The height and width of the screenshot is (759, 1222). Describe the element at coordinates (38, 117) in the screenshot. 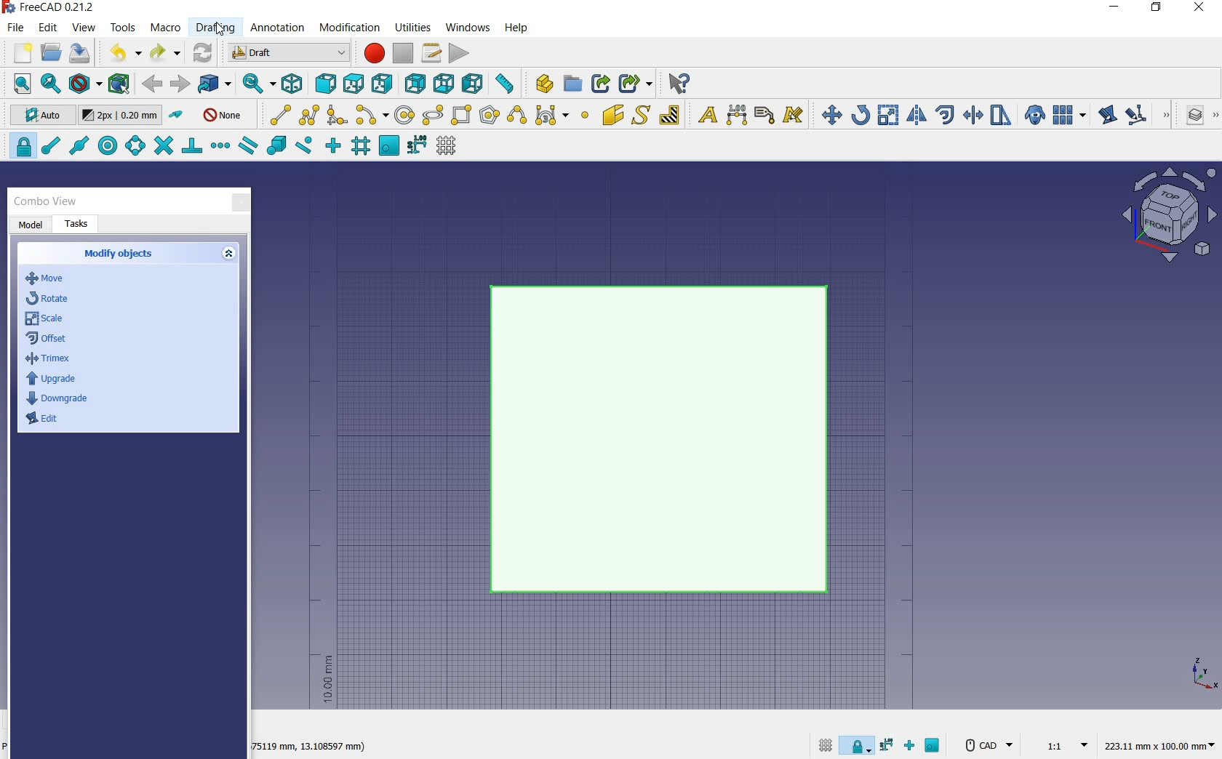

I see `current working plane: auto` at that location.